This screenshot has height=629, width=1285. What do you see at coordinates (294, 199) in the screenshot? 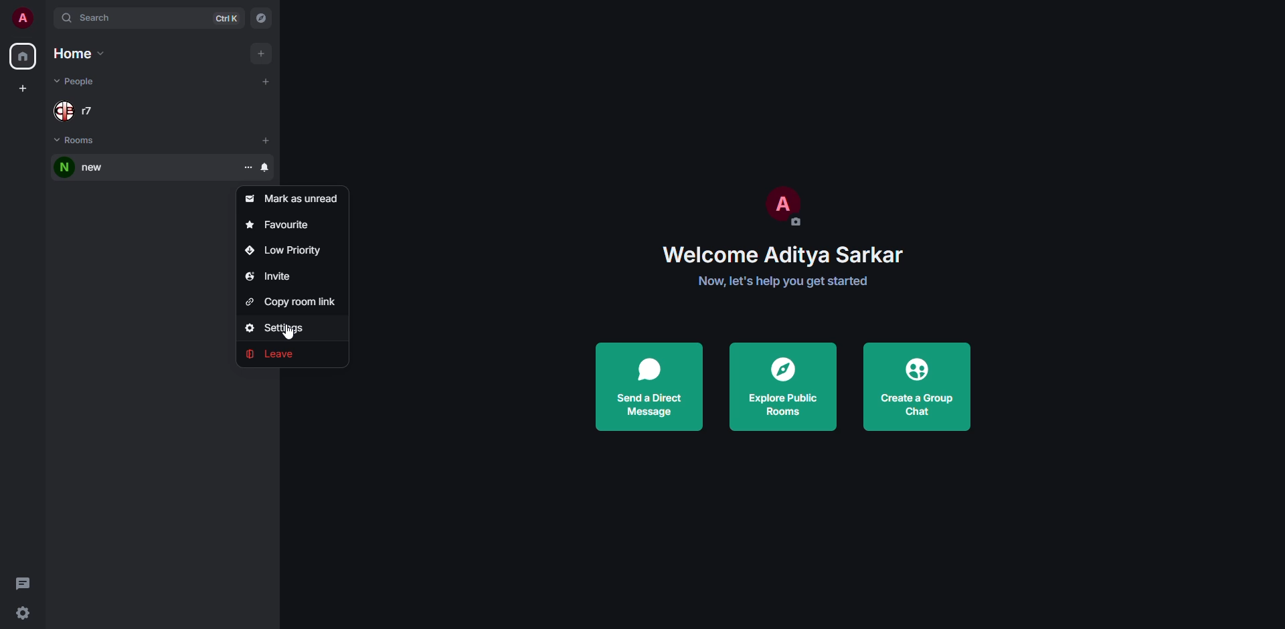
I see `mark as unread` at bounding box center [294, 199].